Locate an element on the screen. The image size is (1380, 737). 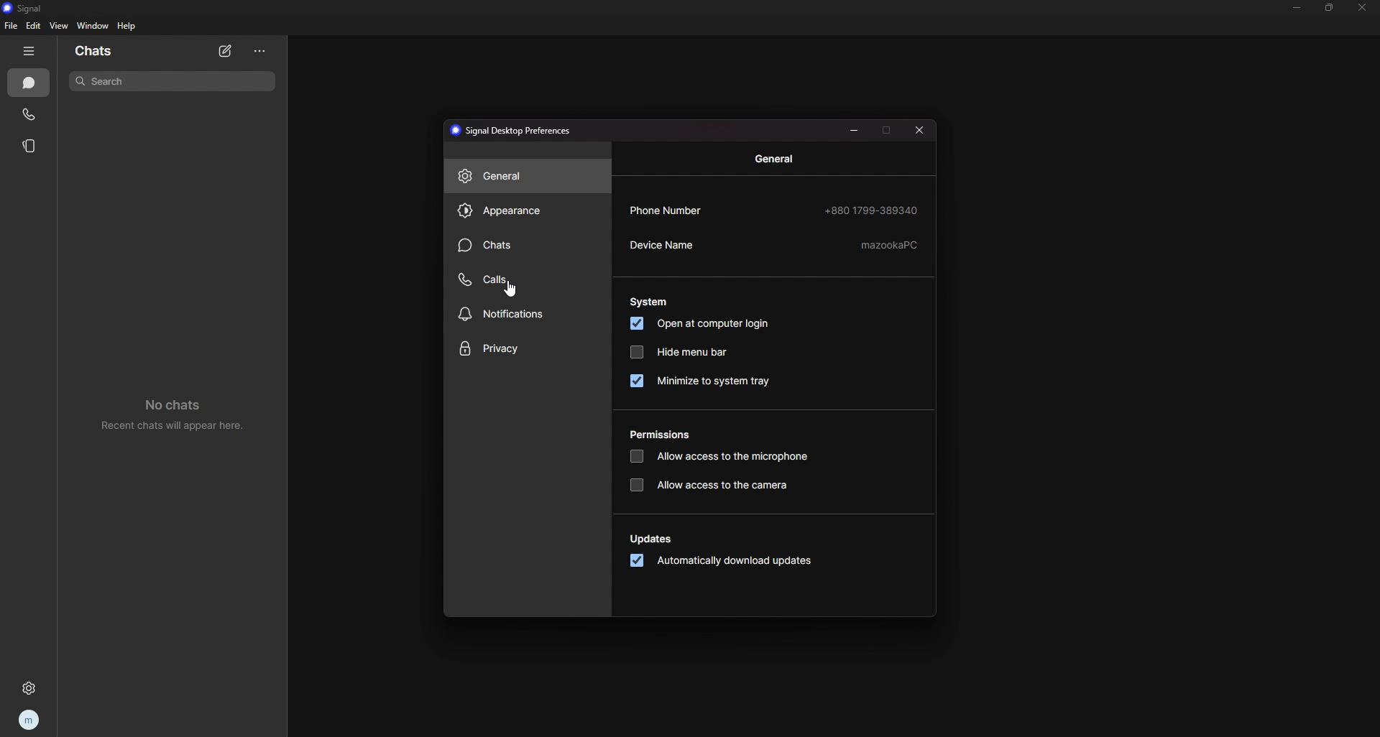
maximize is located at coordinates (888, 129).